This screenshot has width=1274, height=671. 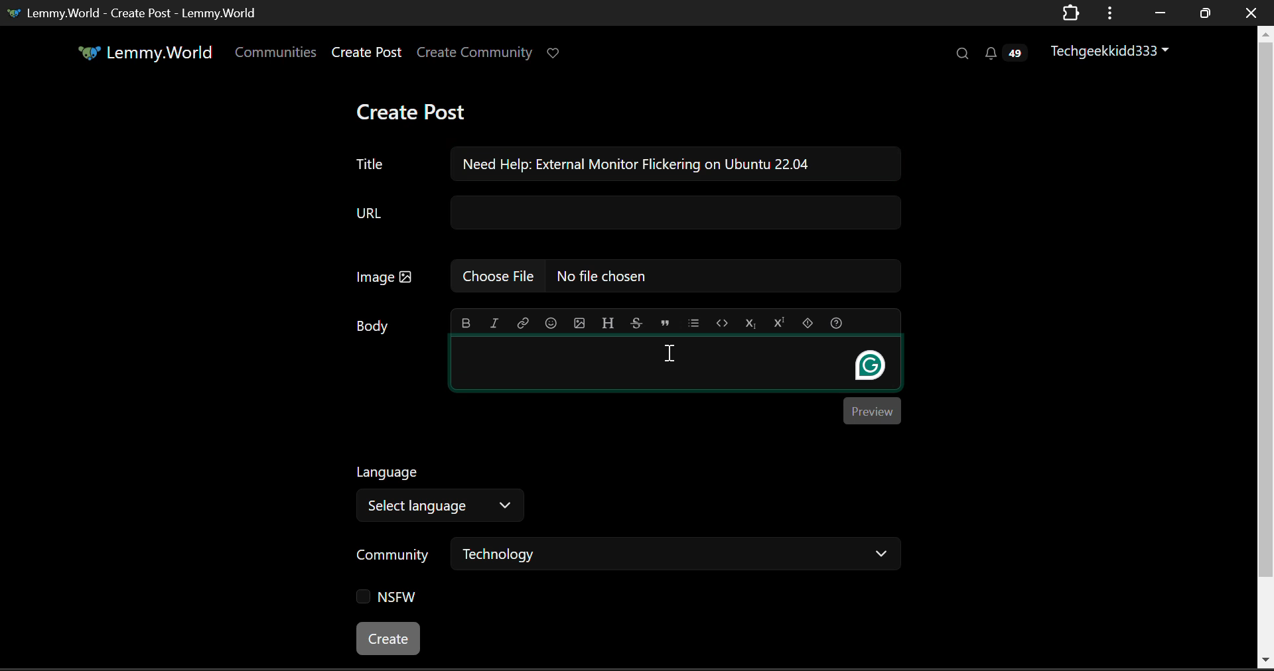 I want to click on Superscript, so click(x=780, y=324).